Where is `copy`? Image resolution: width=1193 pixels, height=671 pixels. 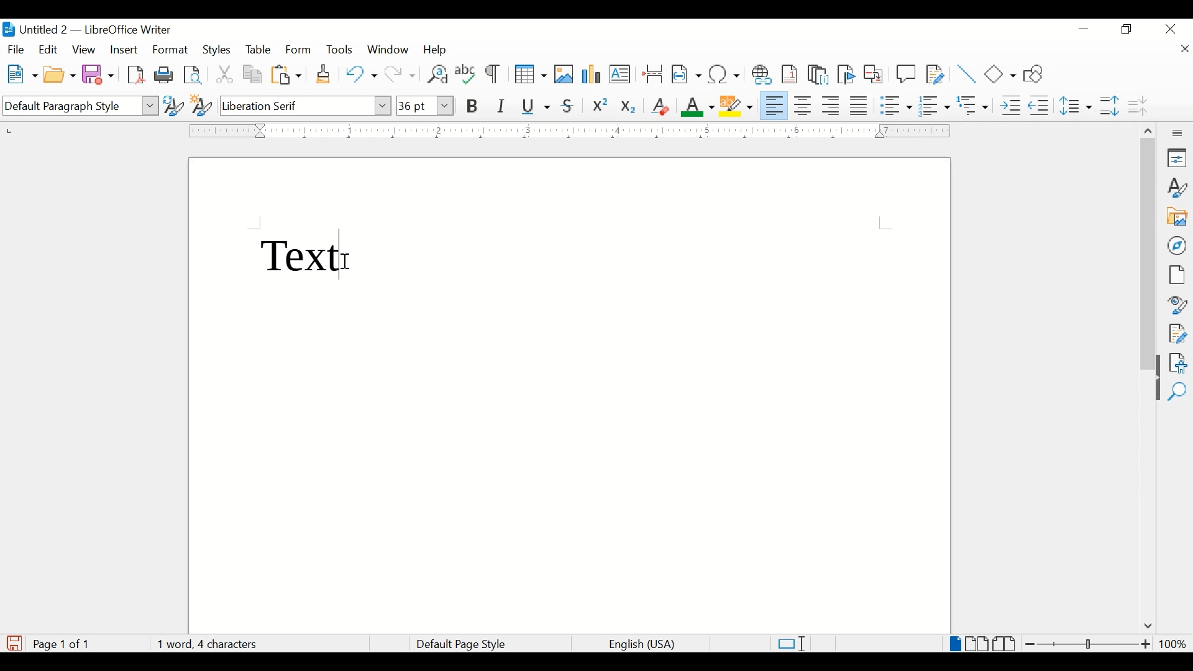
copy is located at coordinates (254, 75).